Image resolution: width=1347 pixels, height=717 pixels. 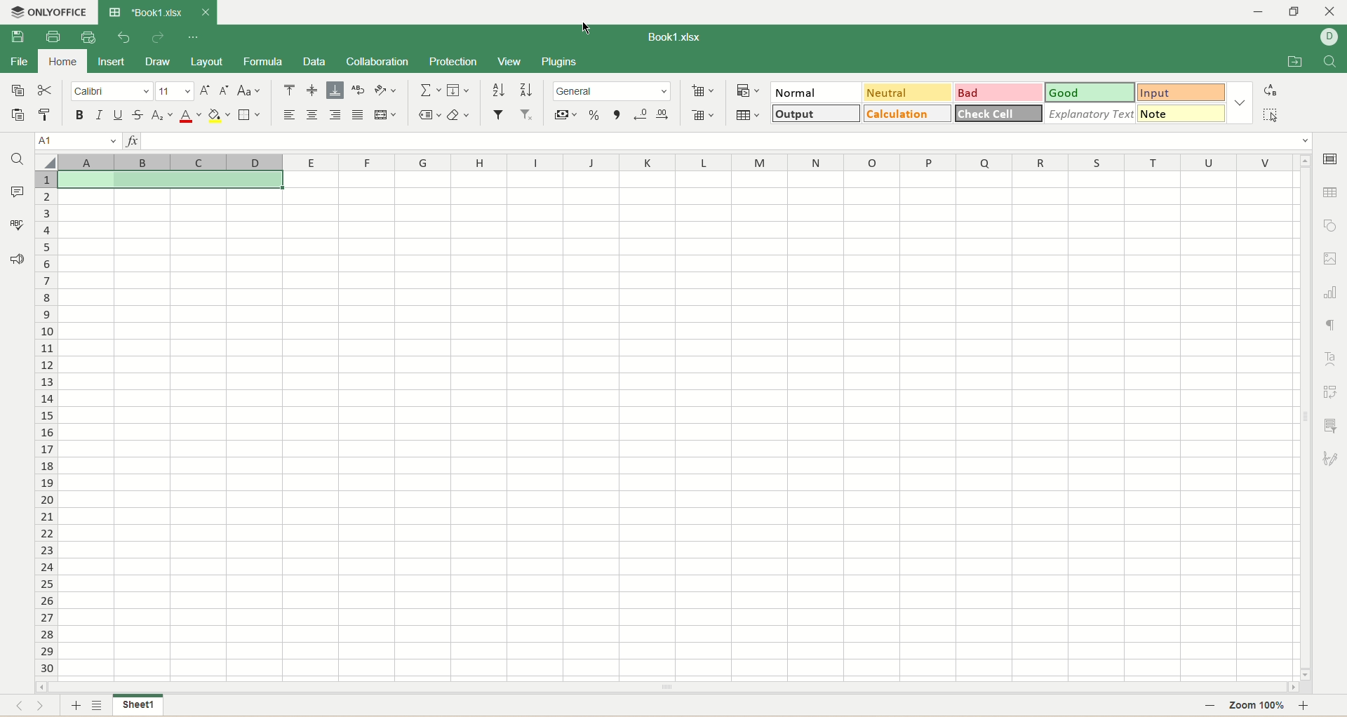 What do you see at coordinates (99, 706) in the screenshot?
I see `sheet list` at bounding box center [99, 706].